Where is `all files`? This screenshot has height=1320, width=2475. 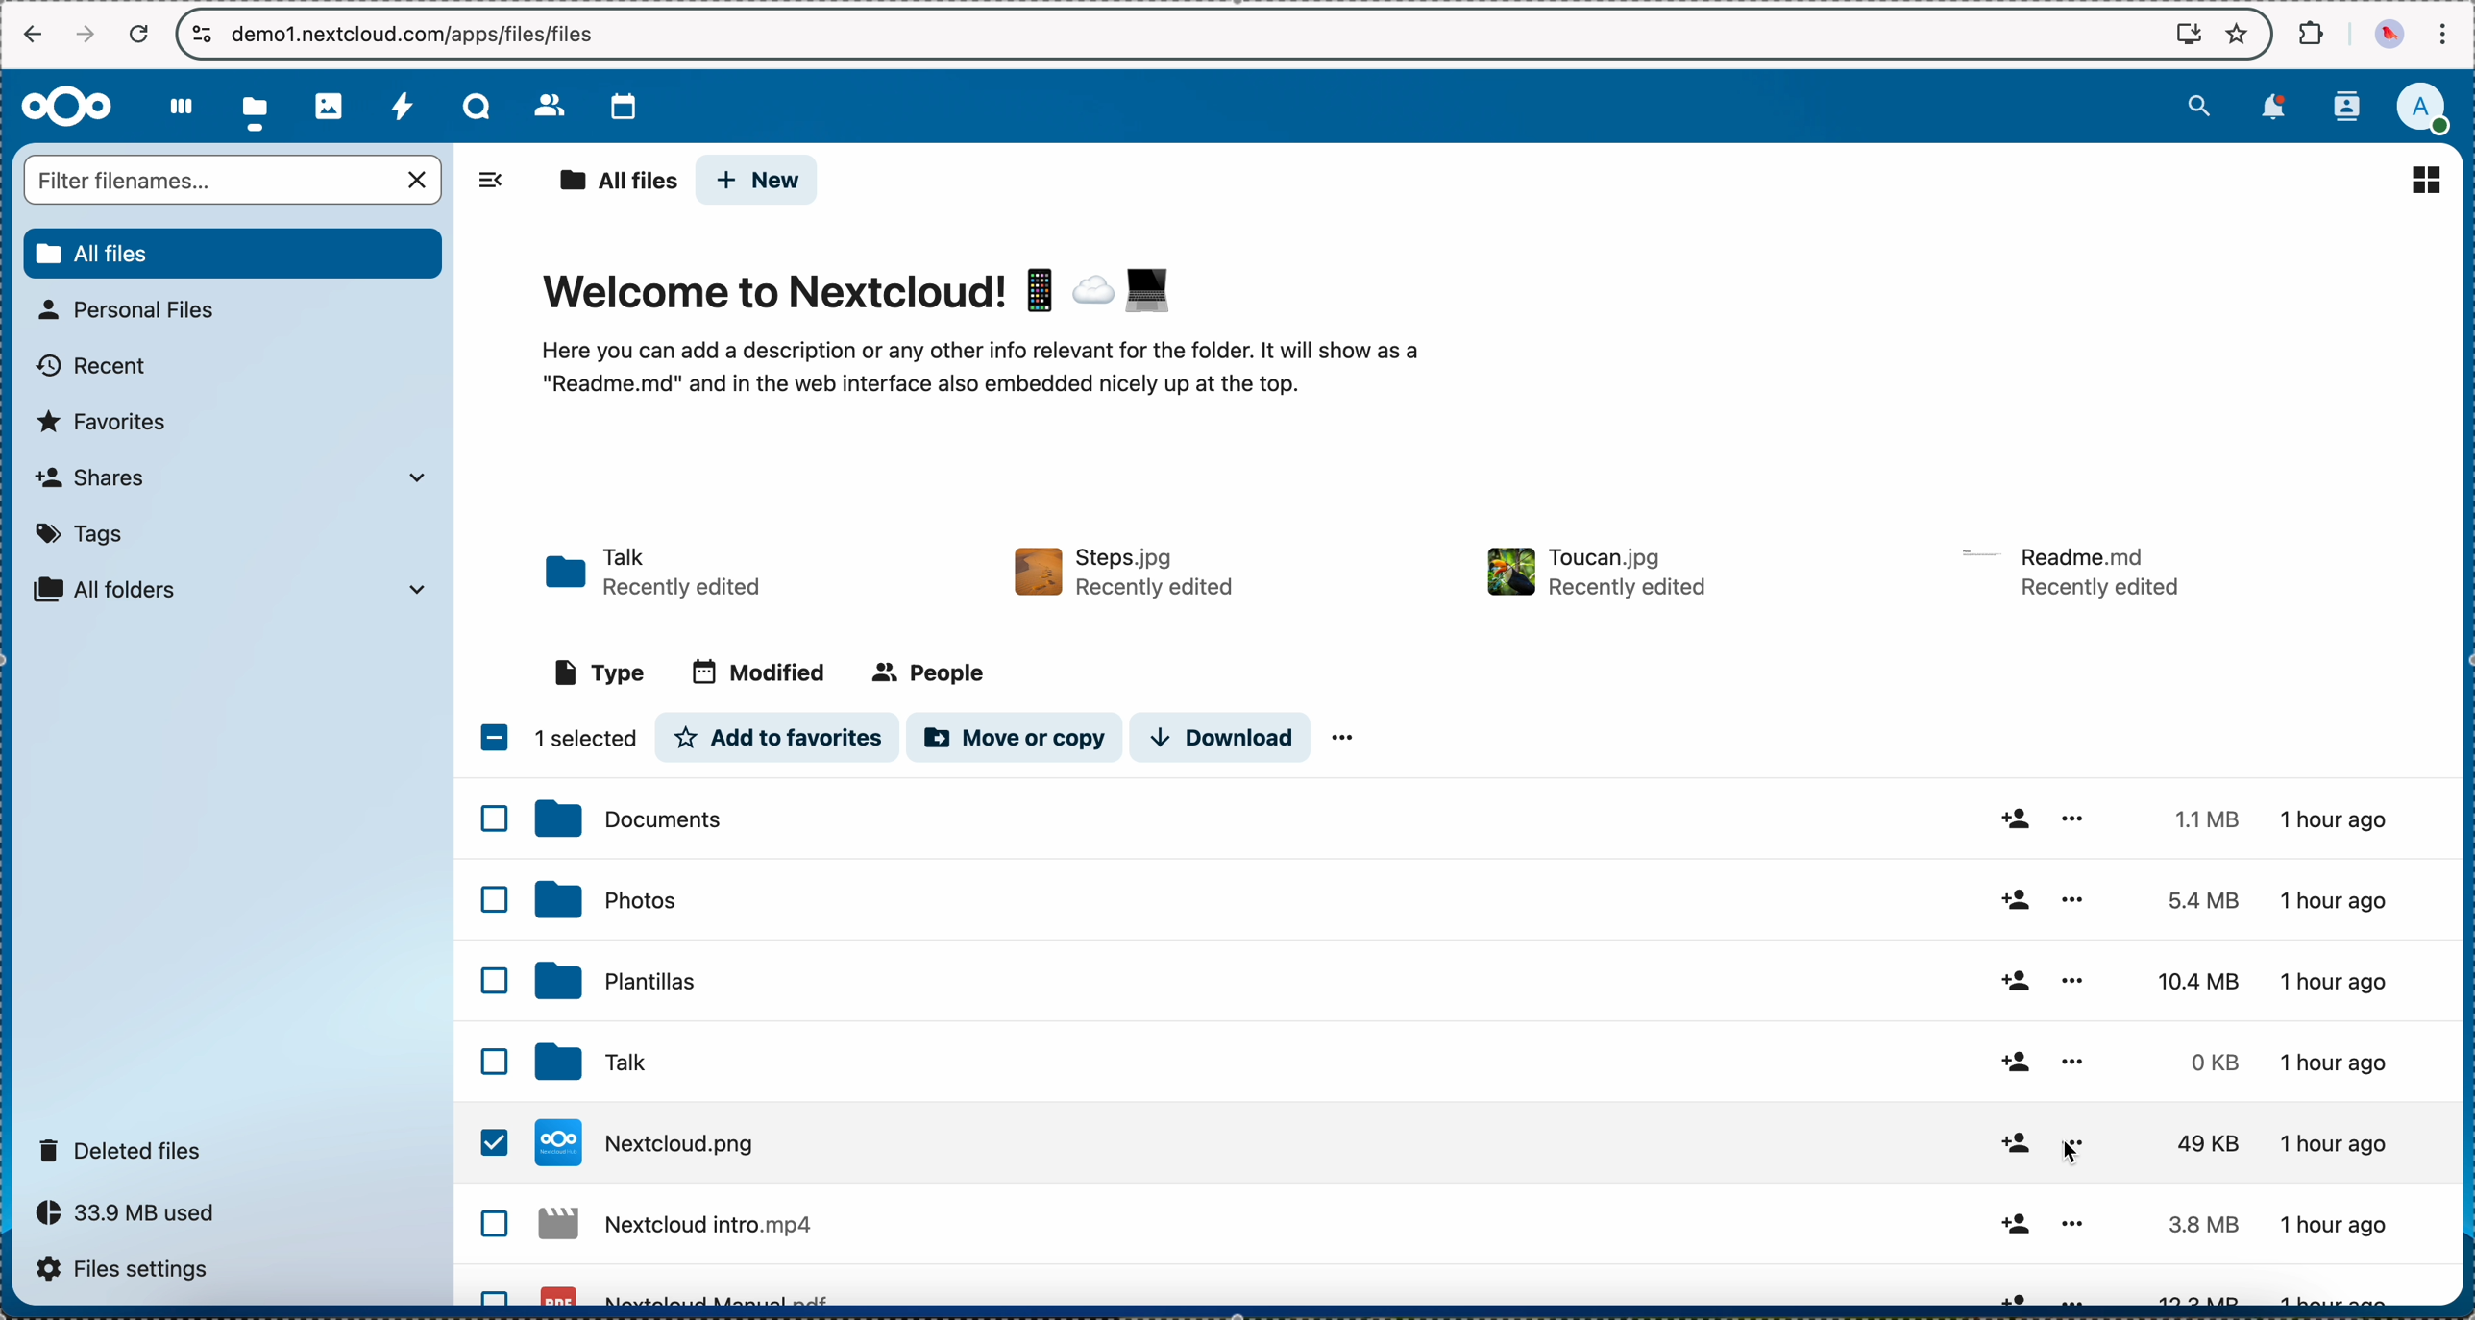 all files is located at coordinates (232, 254).